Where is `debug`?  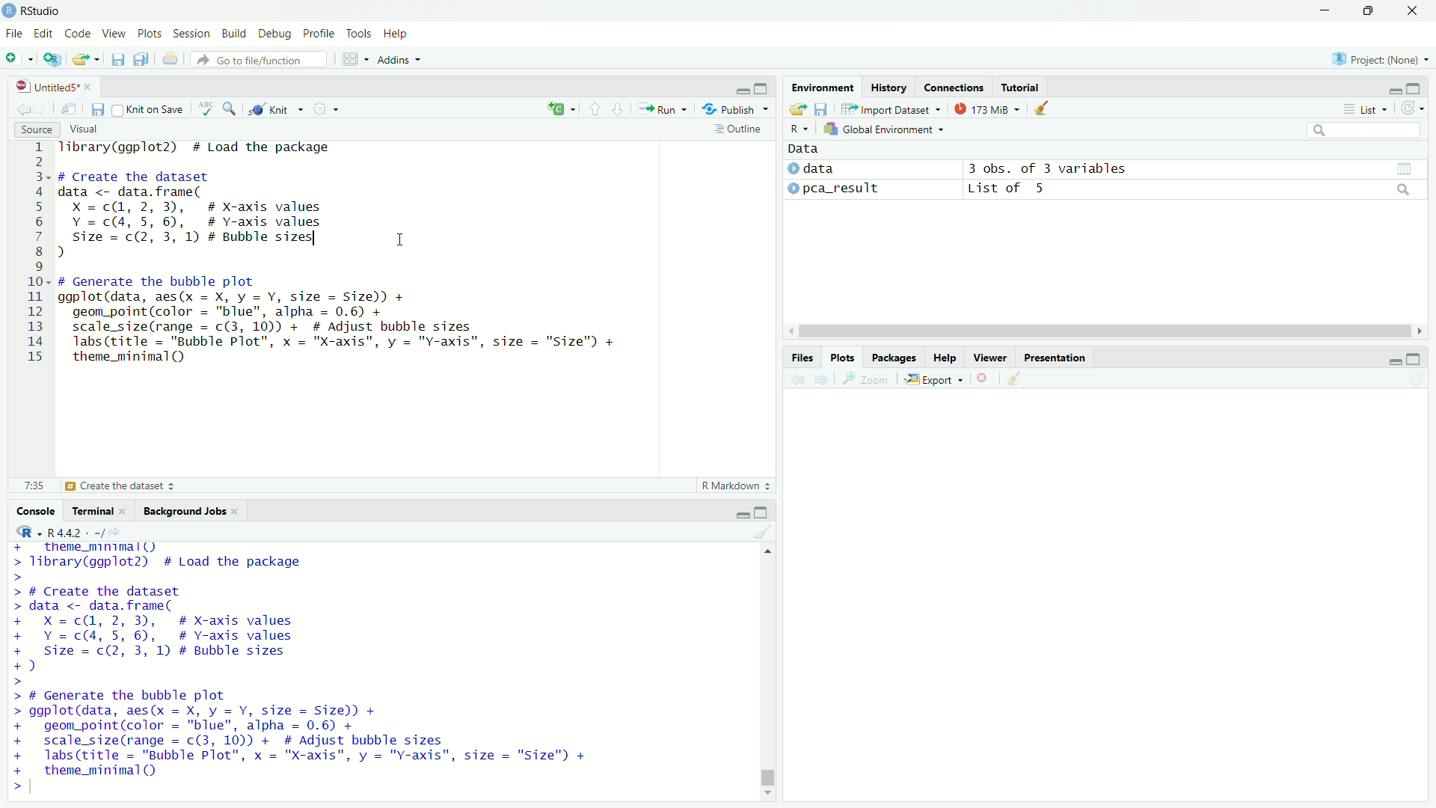 debug is located at coordinates (276, 34).